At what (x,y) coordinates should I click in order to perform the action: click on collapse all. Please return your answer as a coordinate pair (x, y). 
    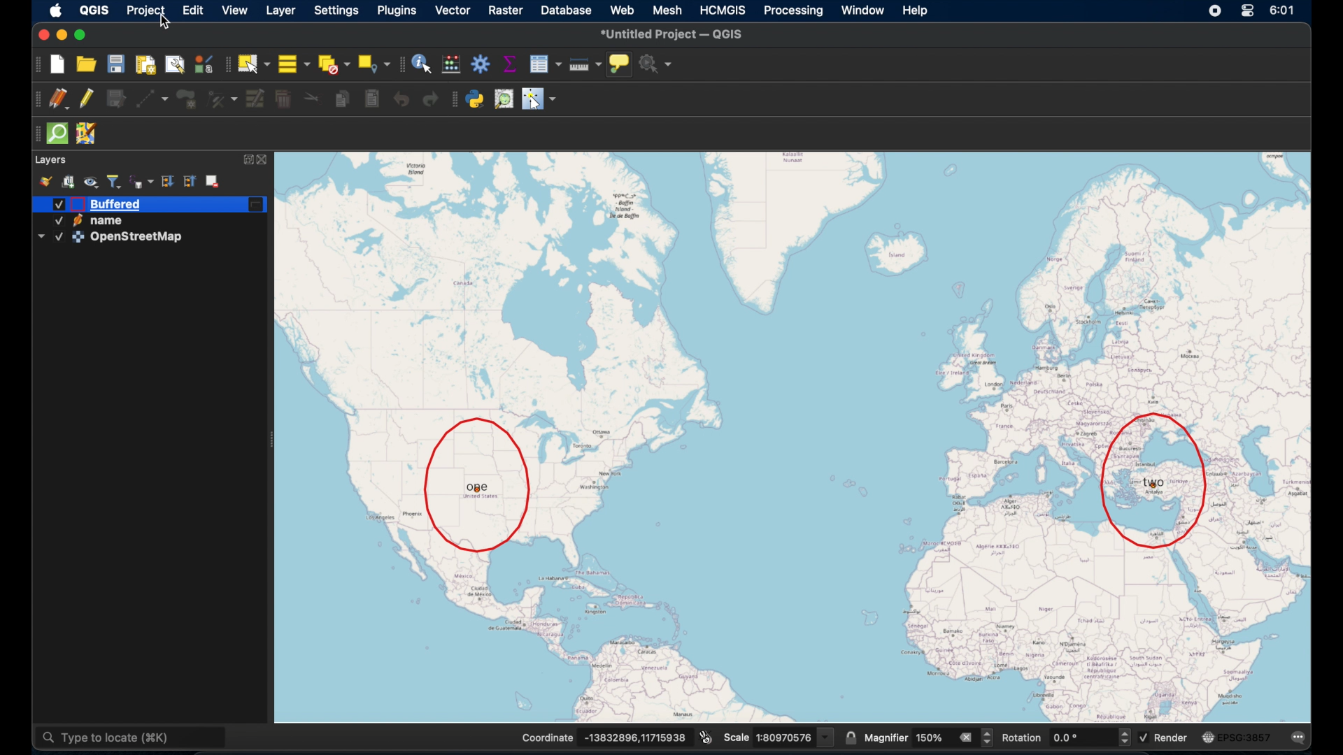
    Looking at the image, I should click on (190, 182).